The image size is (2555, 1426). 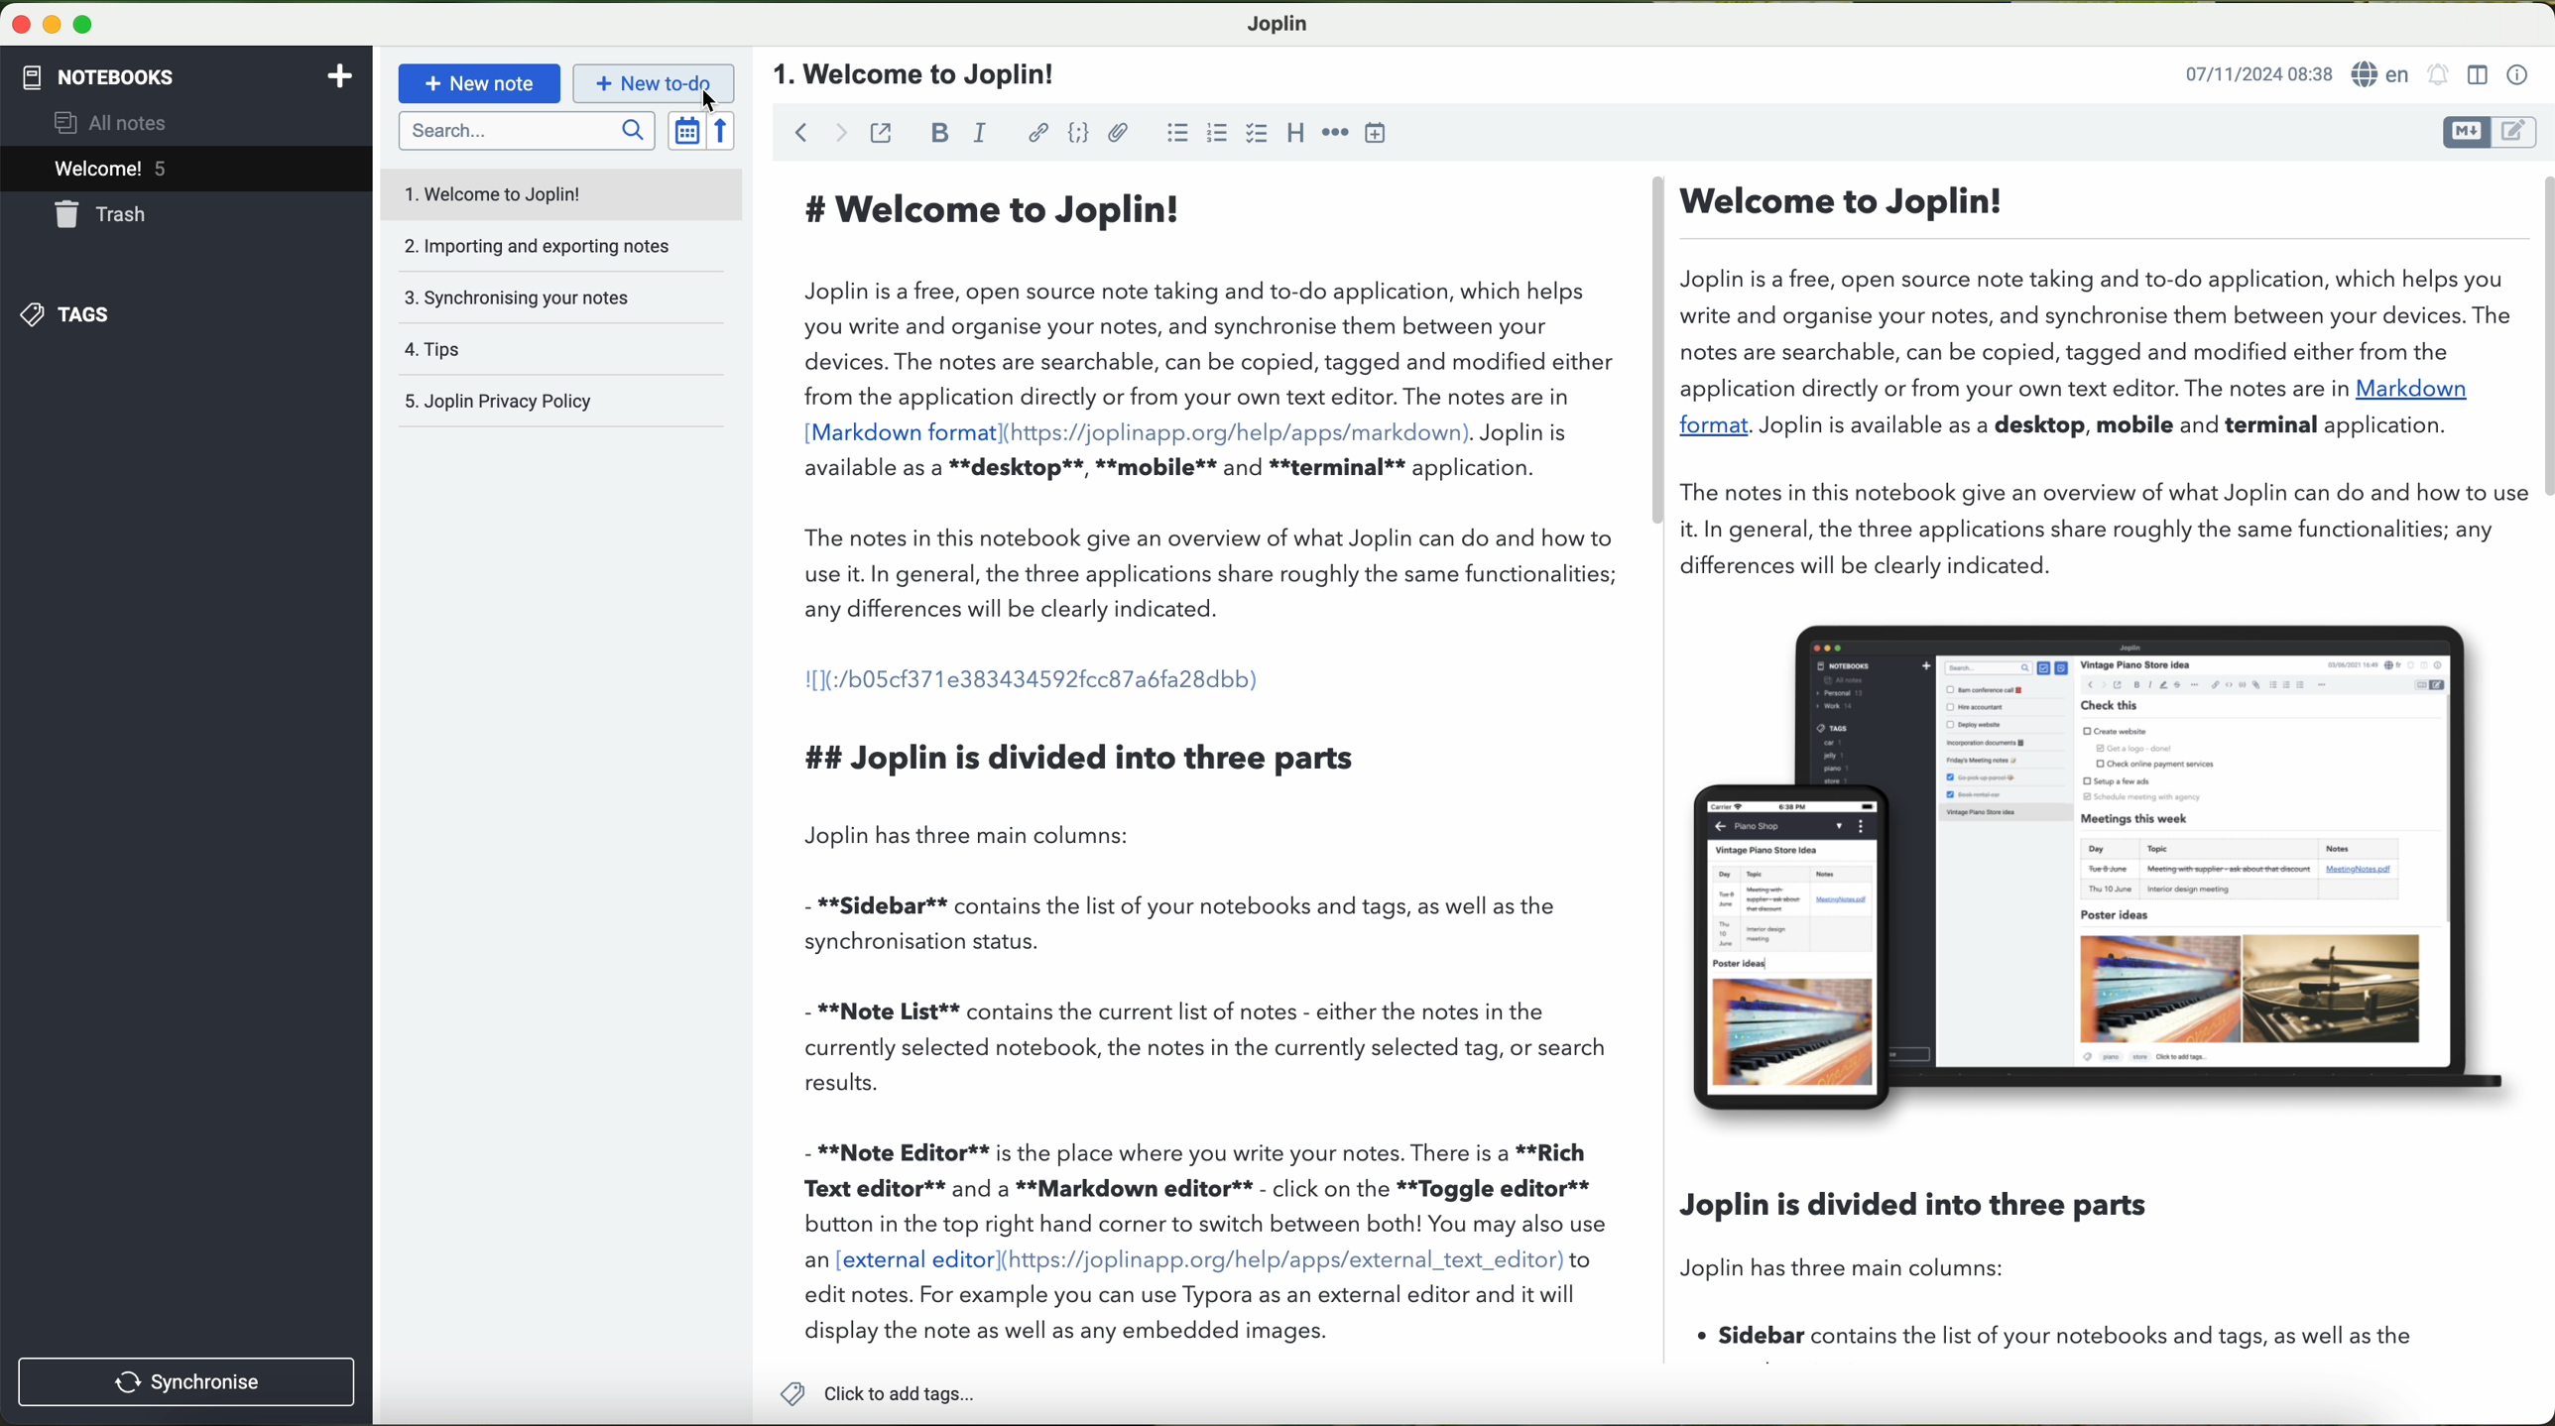 What do you see at coordinates (2257, 75) in the screenshot?
I see `hour and date` at bounding box center [2257, 75].